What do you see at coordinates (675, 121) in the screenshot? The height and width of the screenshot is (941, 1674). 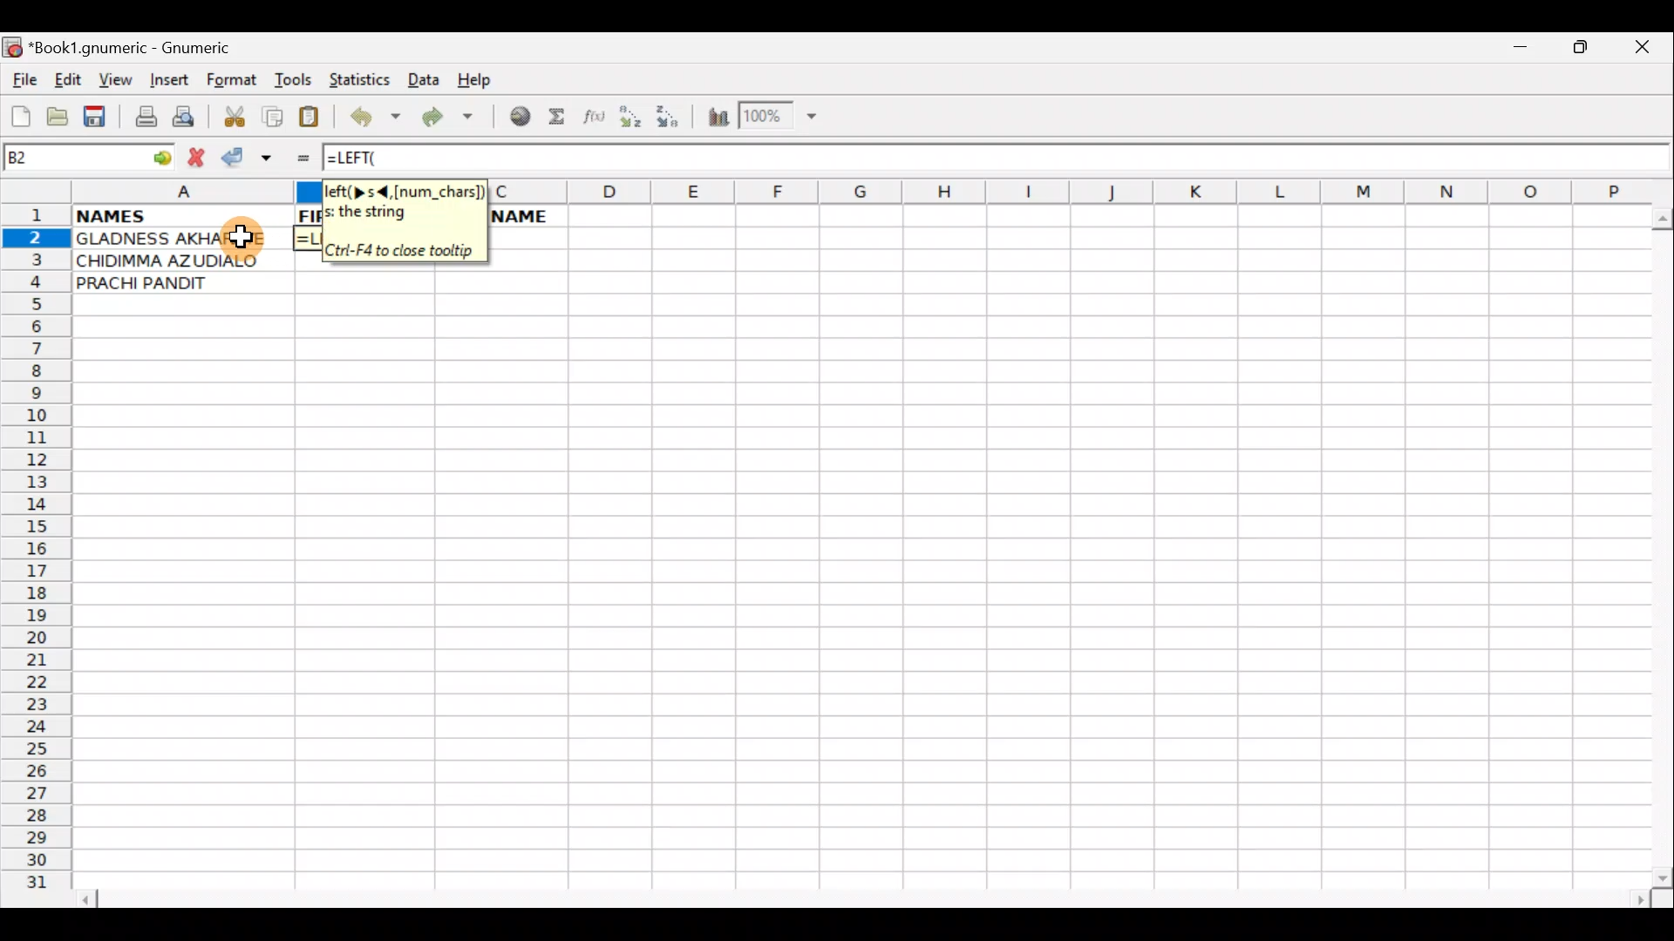 I see `Sort Descending order` at bounding box center [675, 121].